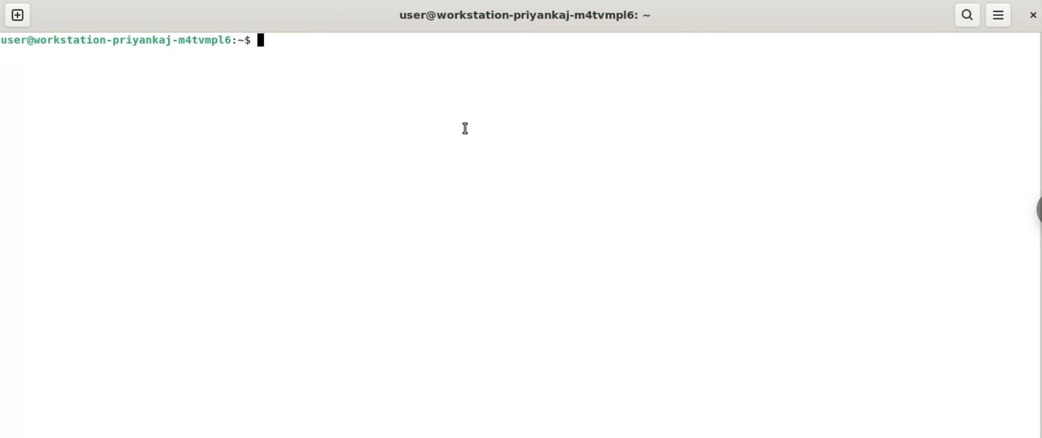  What do you see at coordinates (461, 129) in the screenshot?
I see `cursor` at bounding box center [461, 129].